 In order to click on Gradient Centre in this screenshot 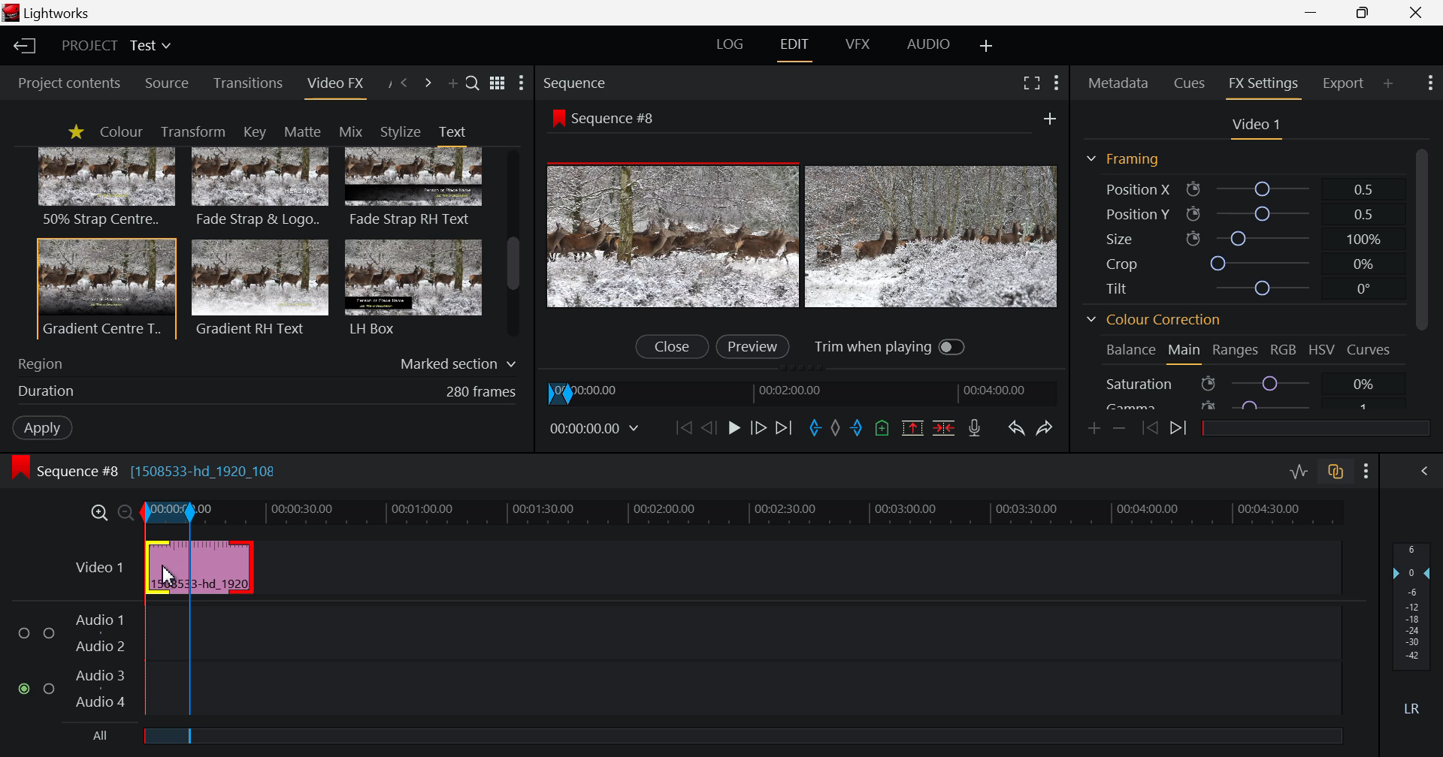, I will do `click(105, 288)`.